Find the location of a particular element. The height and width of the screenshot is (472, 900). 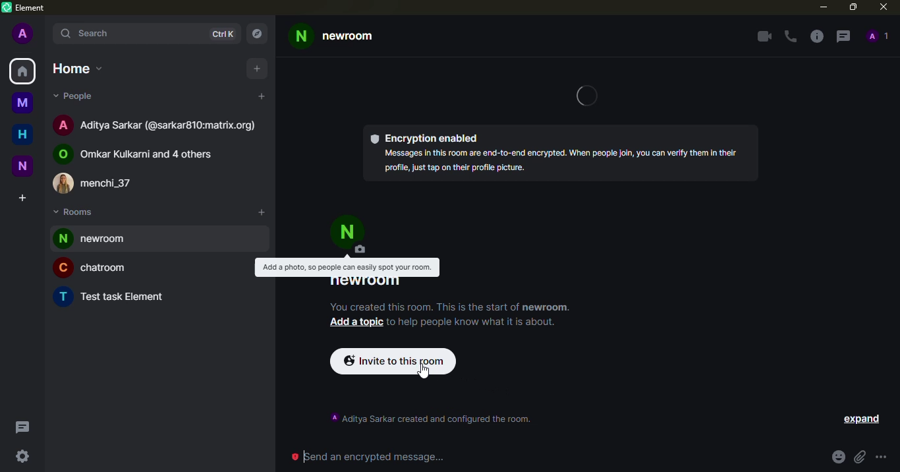

threads is located at coordinates (22, 427).